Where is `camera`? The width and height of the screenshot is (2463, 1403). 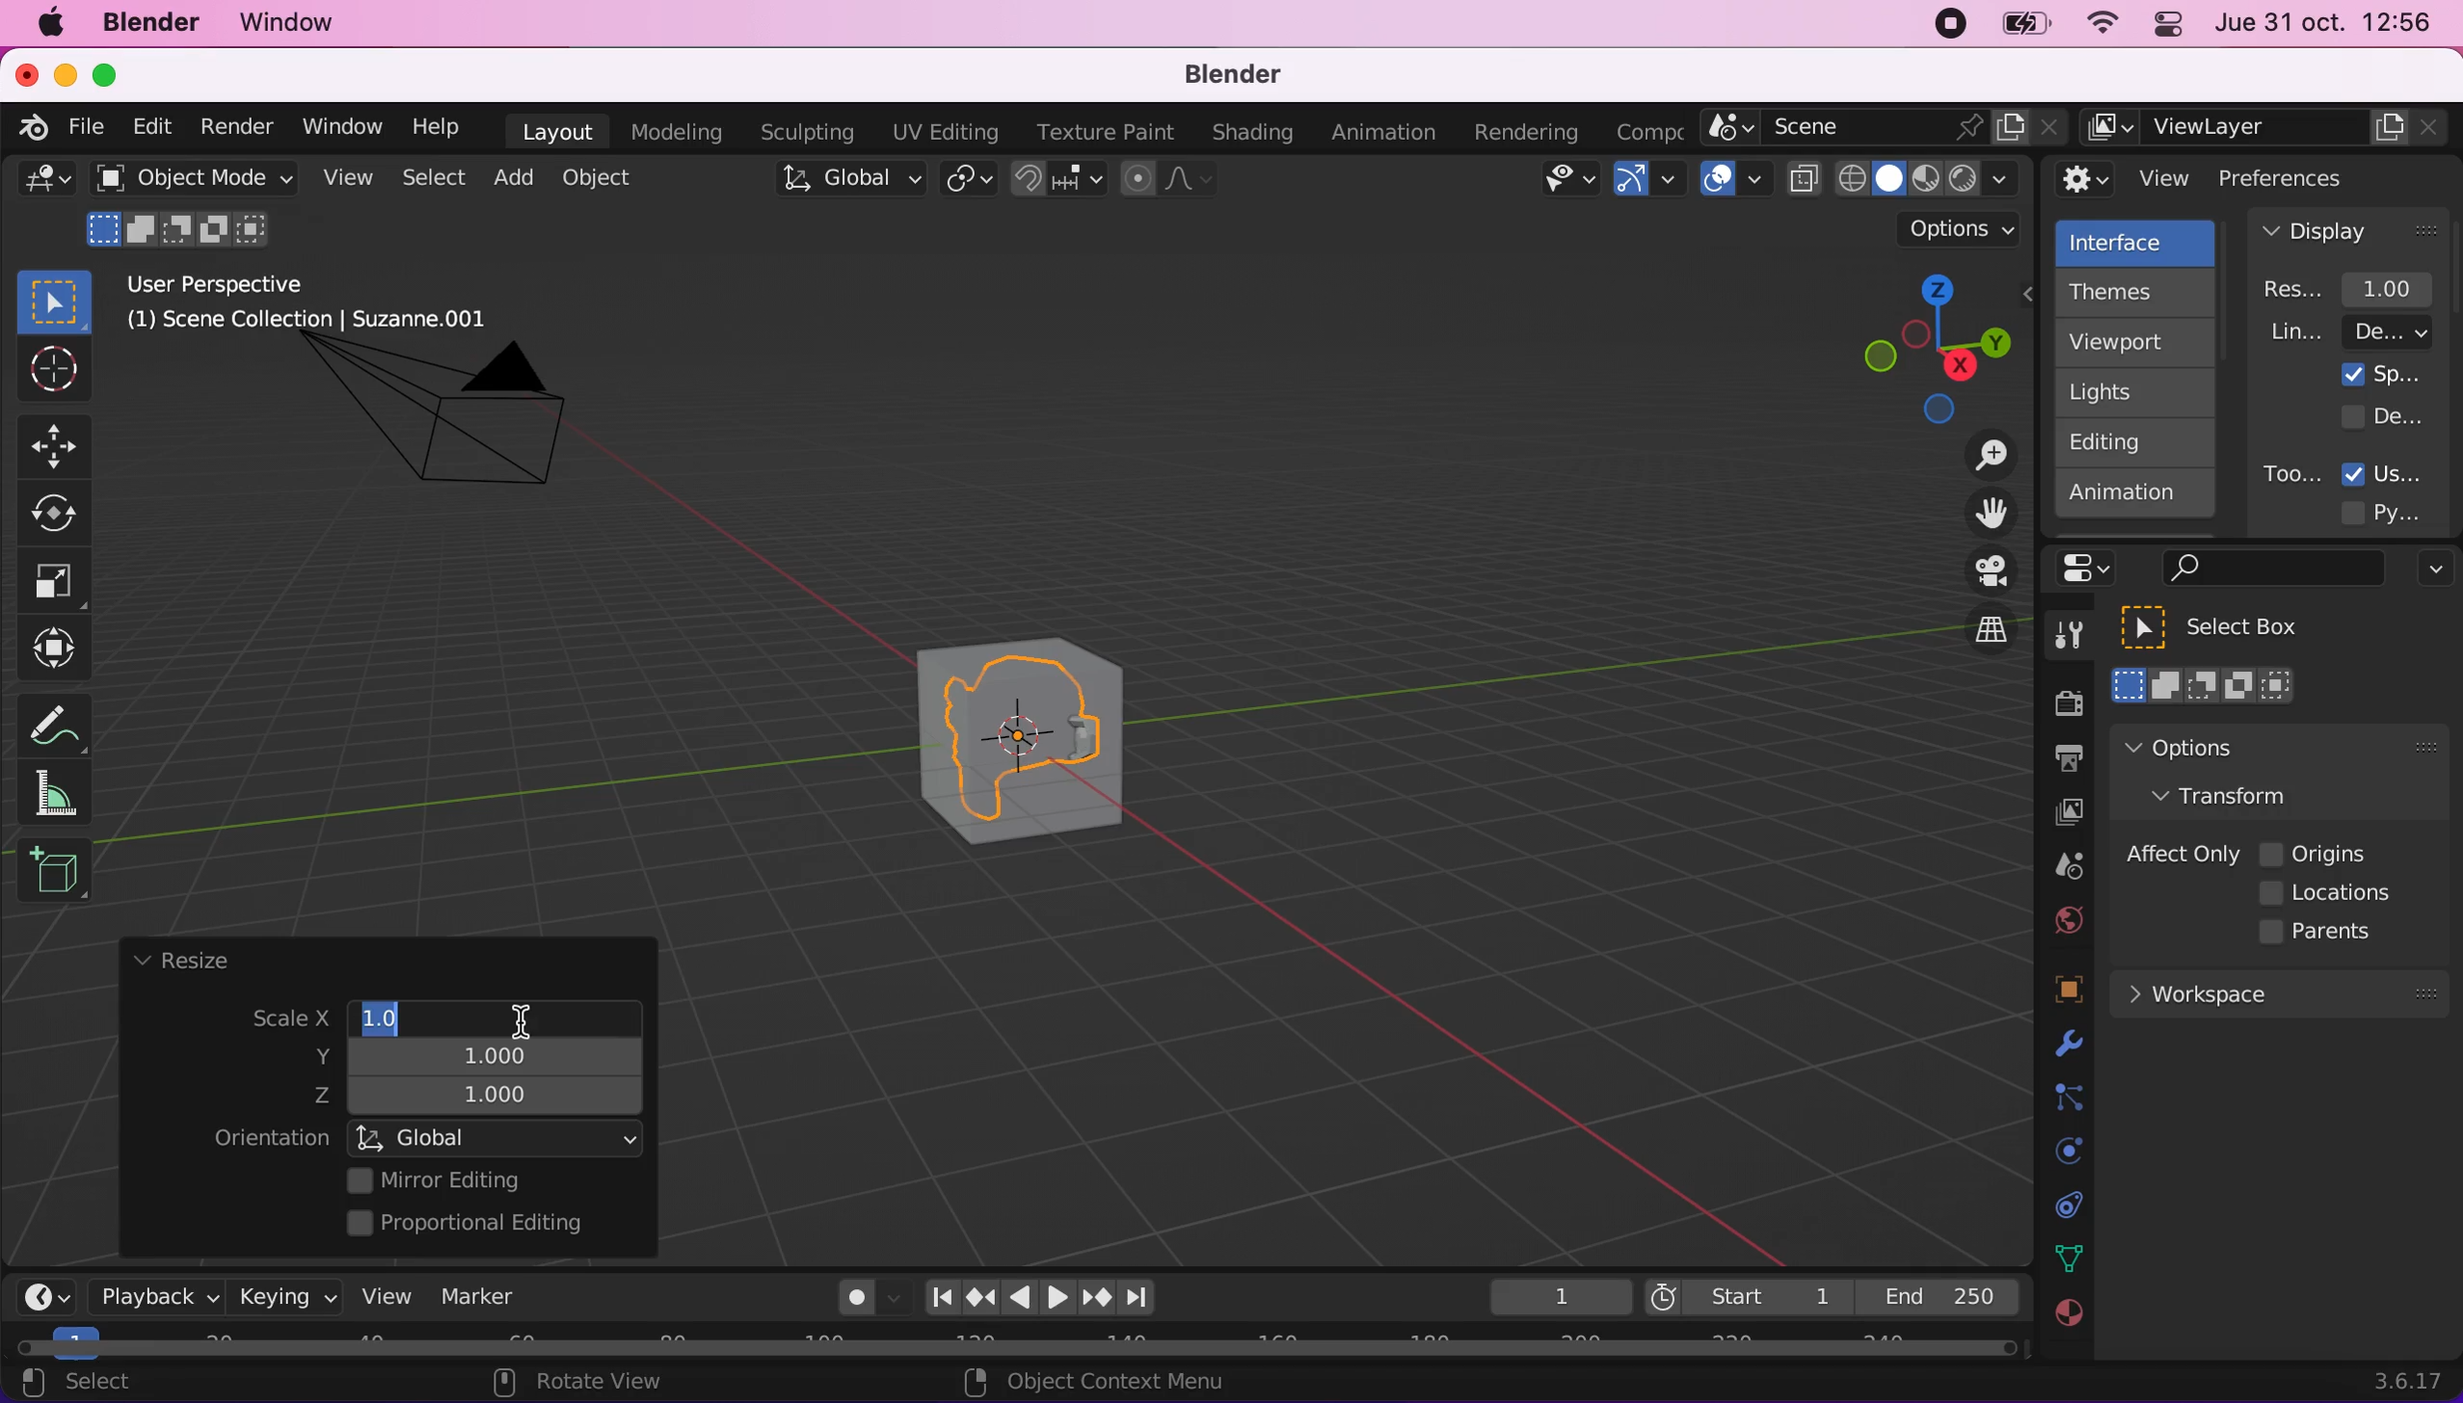
camera is located at coordinates (460, 431).